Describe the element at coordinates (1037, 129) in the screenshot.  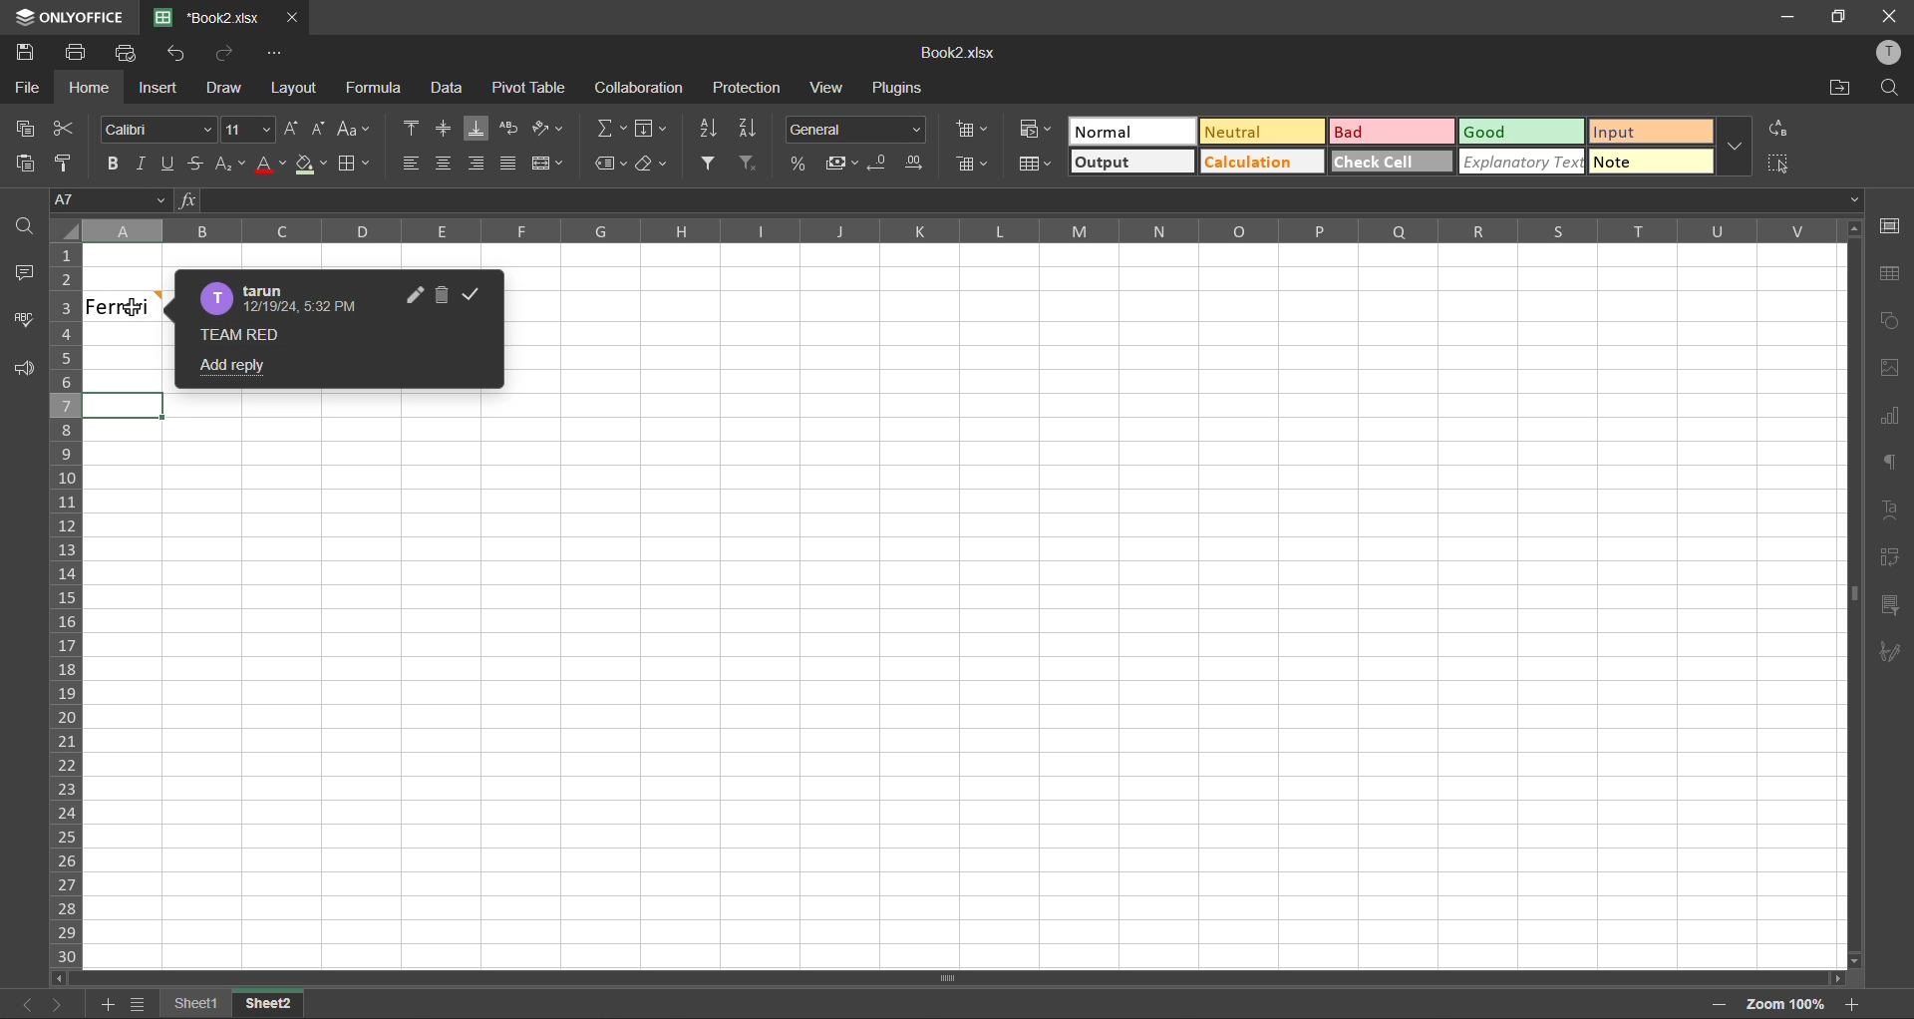
I see `conditional formatting` at that location.